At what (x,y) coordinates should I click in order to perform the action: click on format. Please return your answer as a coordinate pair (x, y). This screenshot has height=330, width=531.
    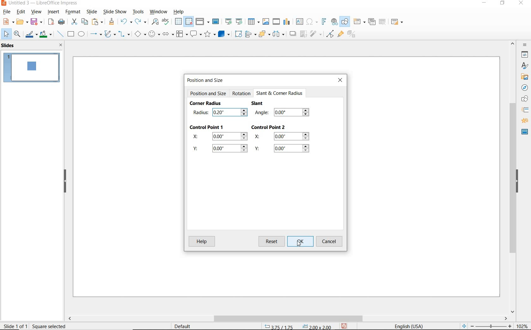
    Looking at the image, I should click on (74, 12).